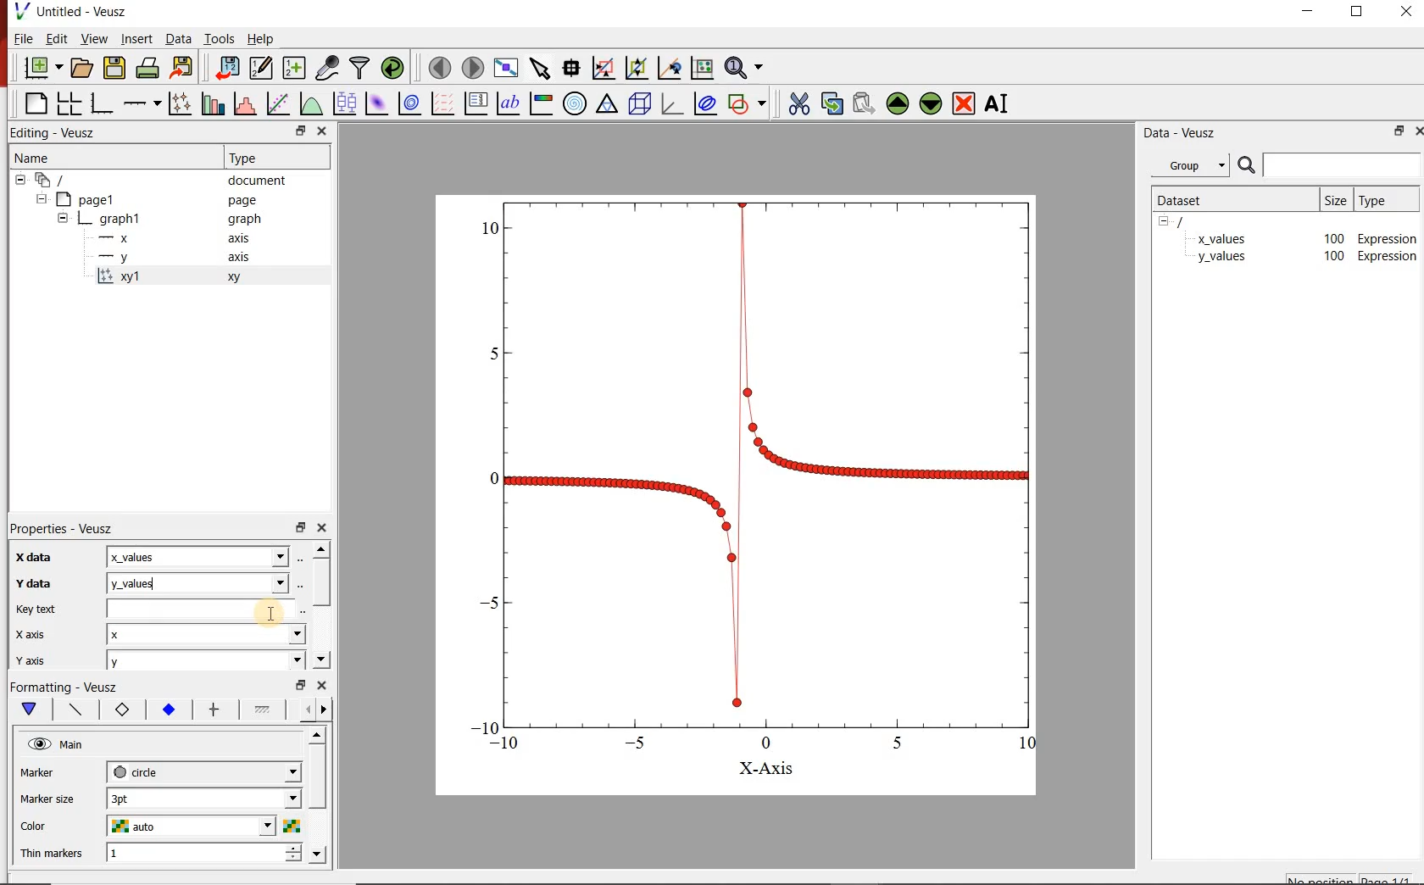 The image size is (1424, 885). I want to click on save, so click(115, 67).